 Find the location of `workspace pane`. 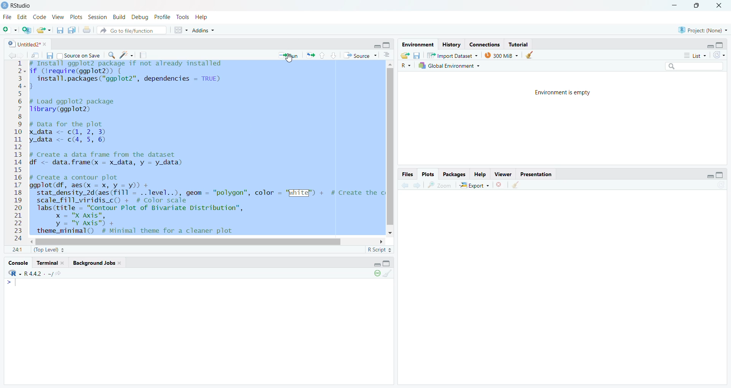

workspace pane is located at coordinates (180, 29).